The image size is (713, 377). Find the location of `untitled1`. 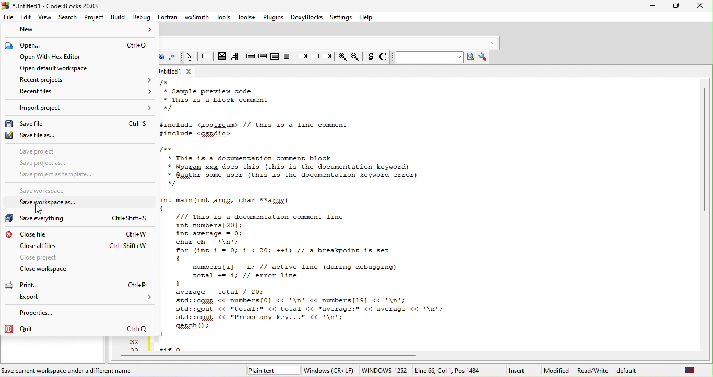

untitled1 is located at coordinates (170, 71).